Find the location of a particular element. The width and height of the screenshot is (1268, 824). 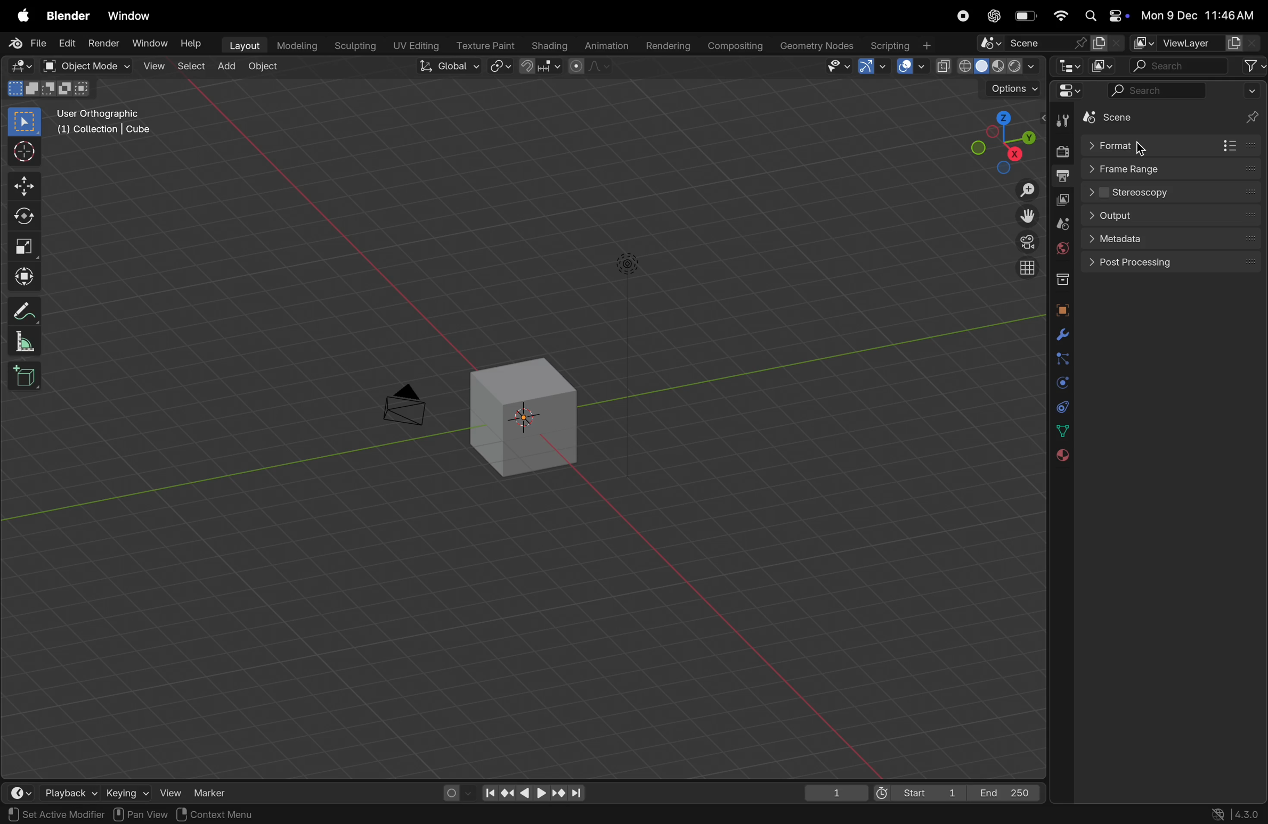

context menu is located at coordinates (213, 813).